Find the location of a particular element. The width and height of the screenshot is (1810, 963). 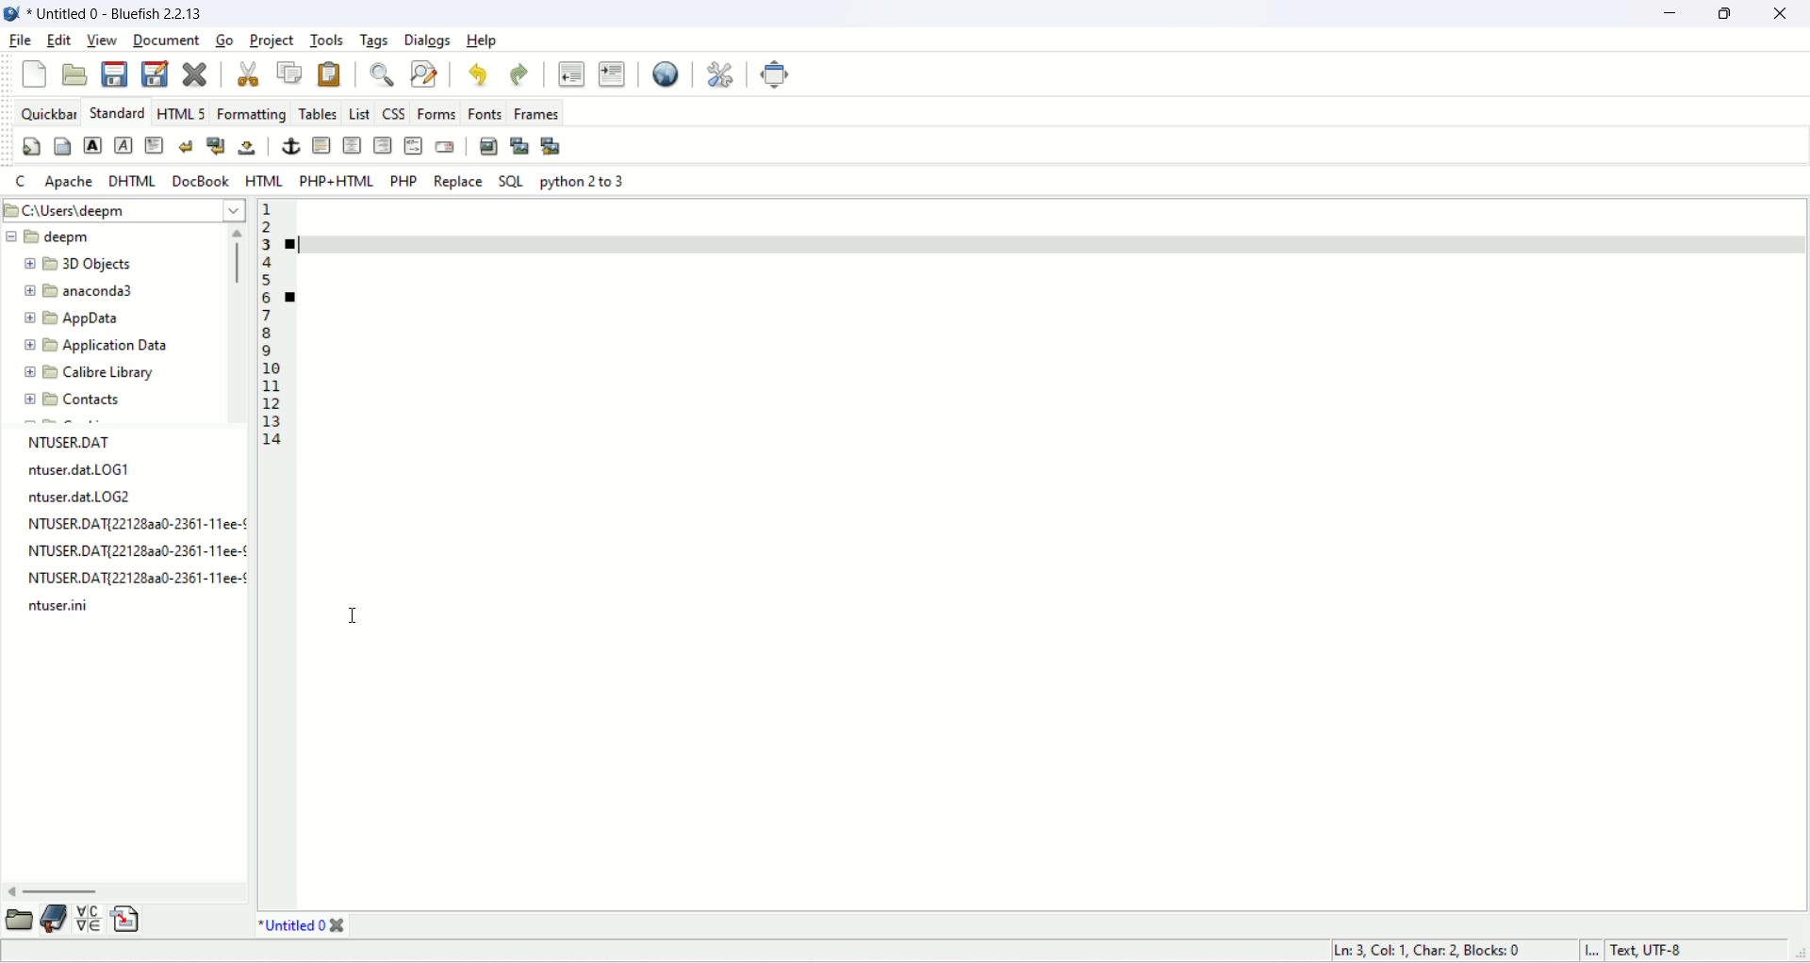

center is located at coordinates (353, 144).